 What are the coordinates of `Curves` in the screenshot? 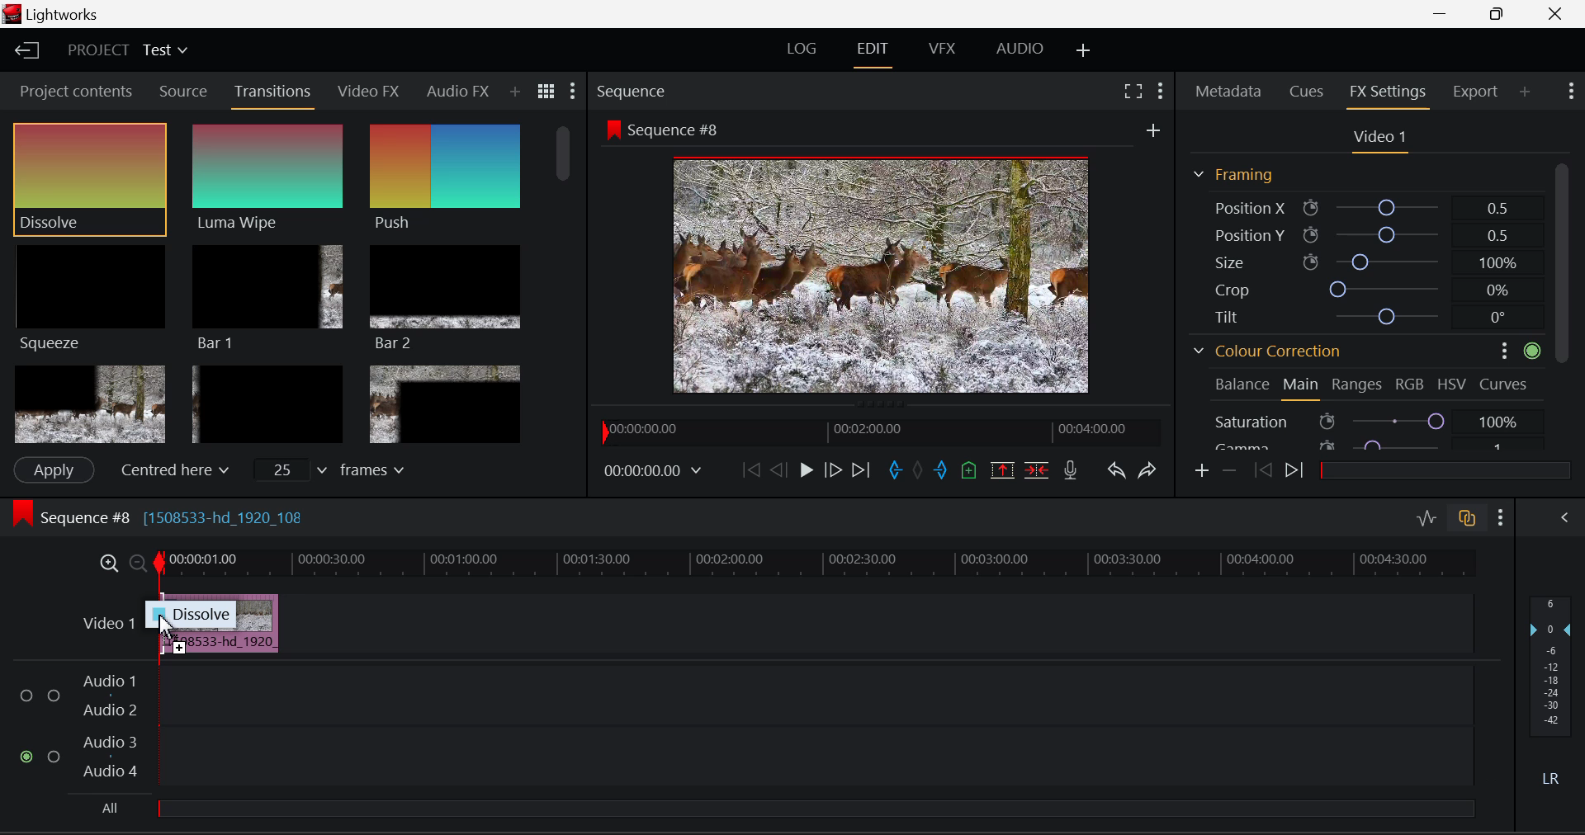 It's located at (1505, 382).